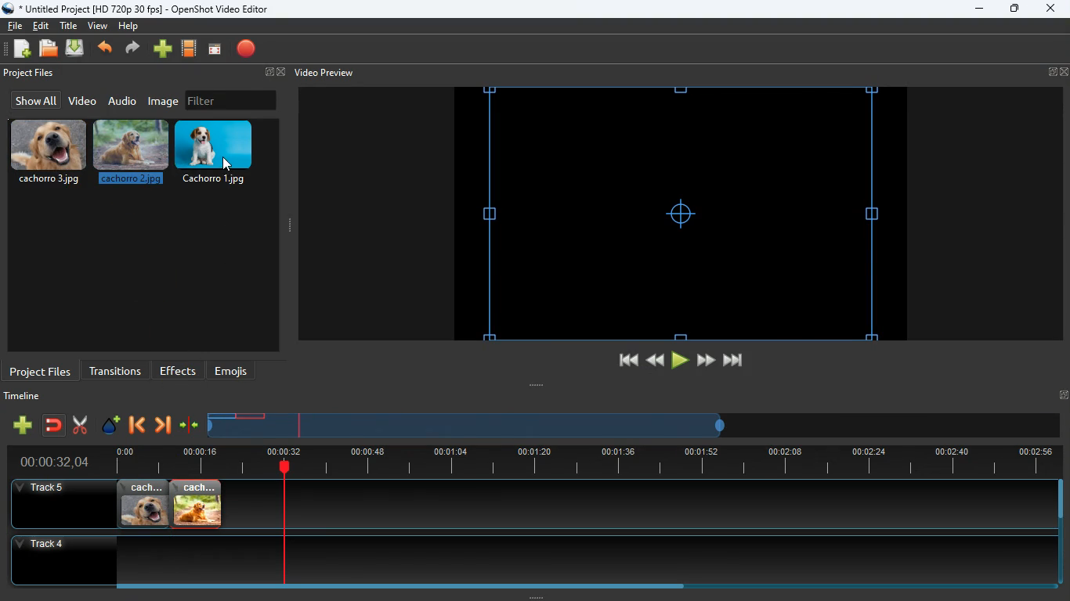 Image resolution: width=1070 pixels, height=601 pixels. Describe the element at coordinates (23, 51) in the screenshot. I see `add files` at that location.